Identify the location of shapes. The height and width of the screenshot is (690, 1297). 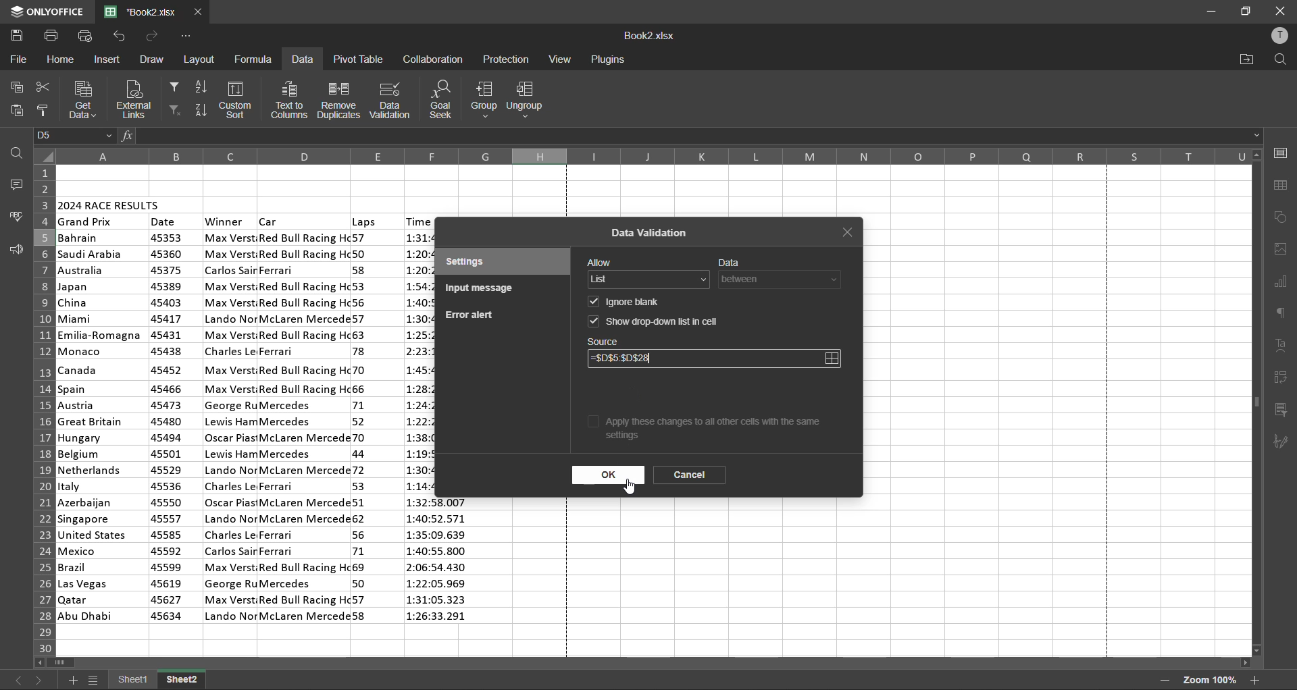
(1281, 218).